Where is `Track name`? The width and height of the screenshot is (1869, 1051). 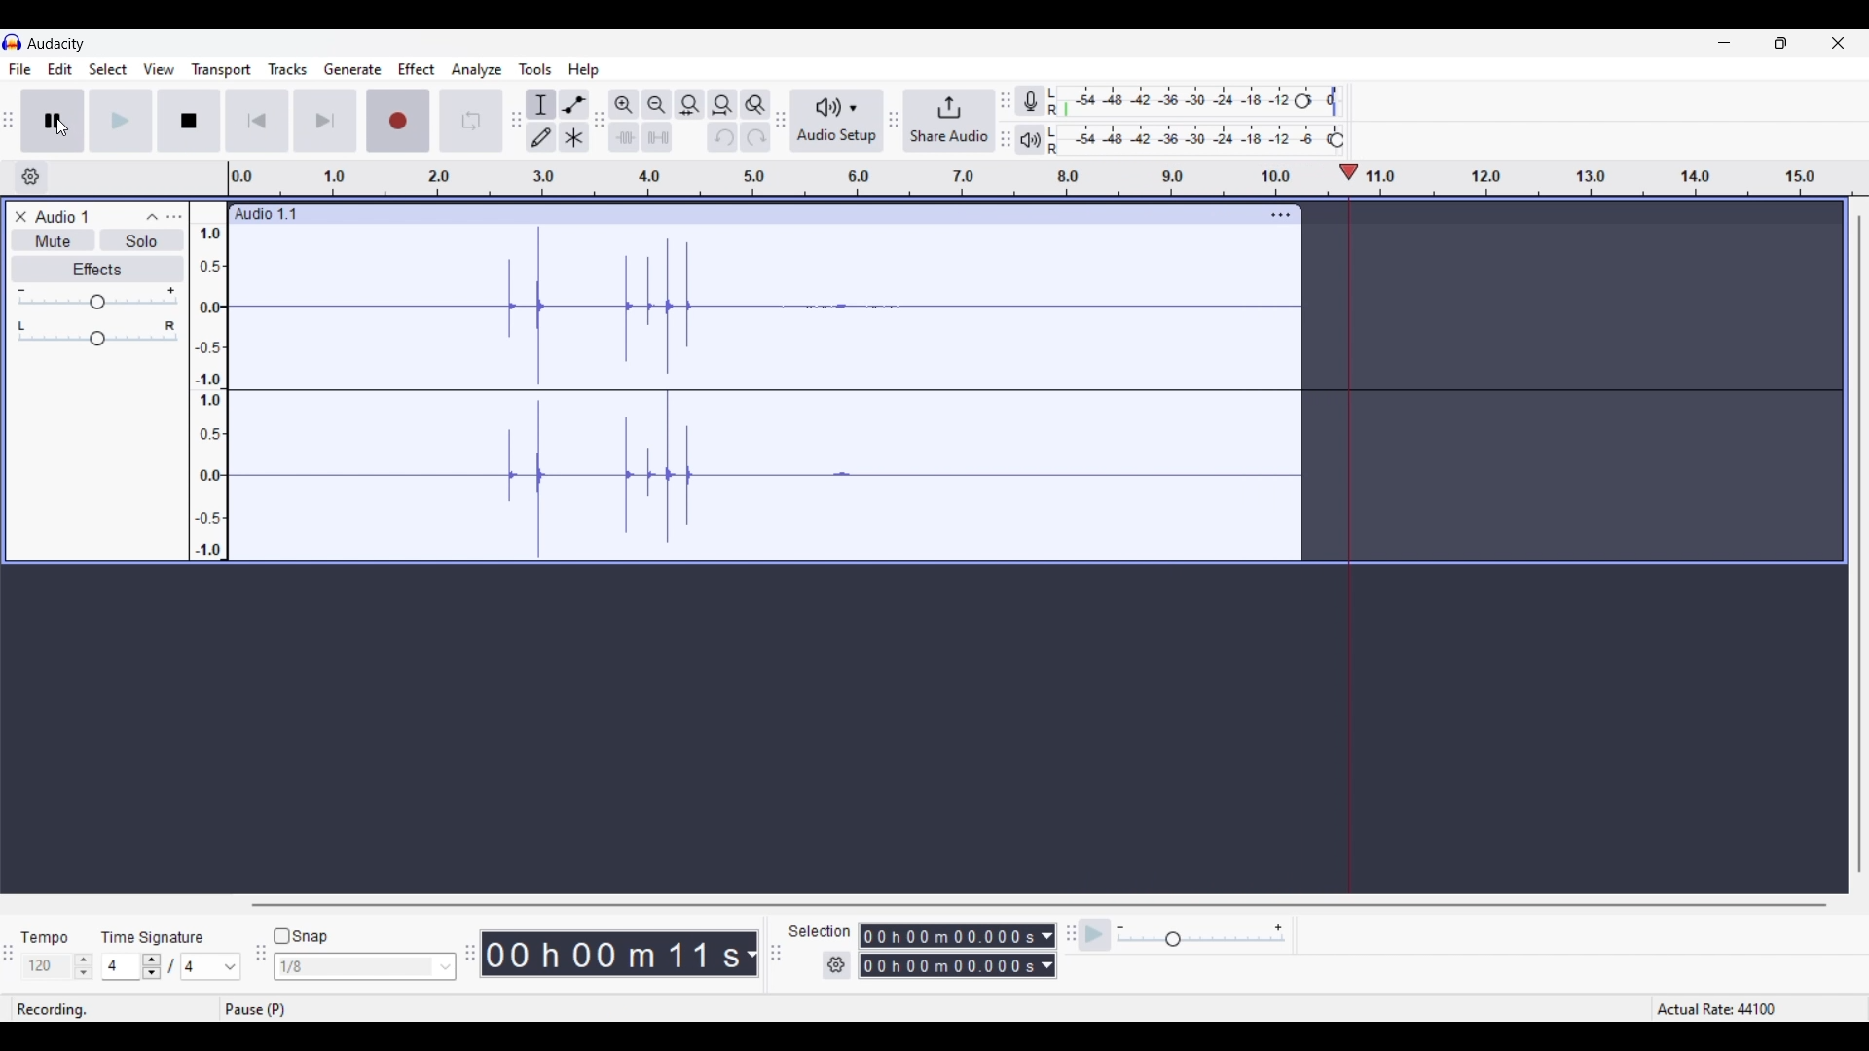
Track name is located at coordinates (267, 214).